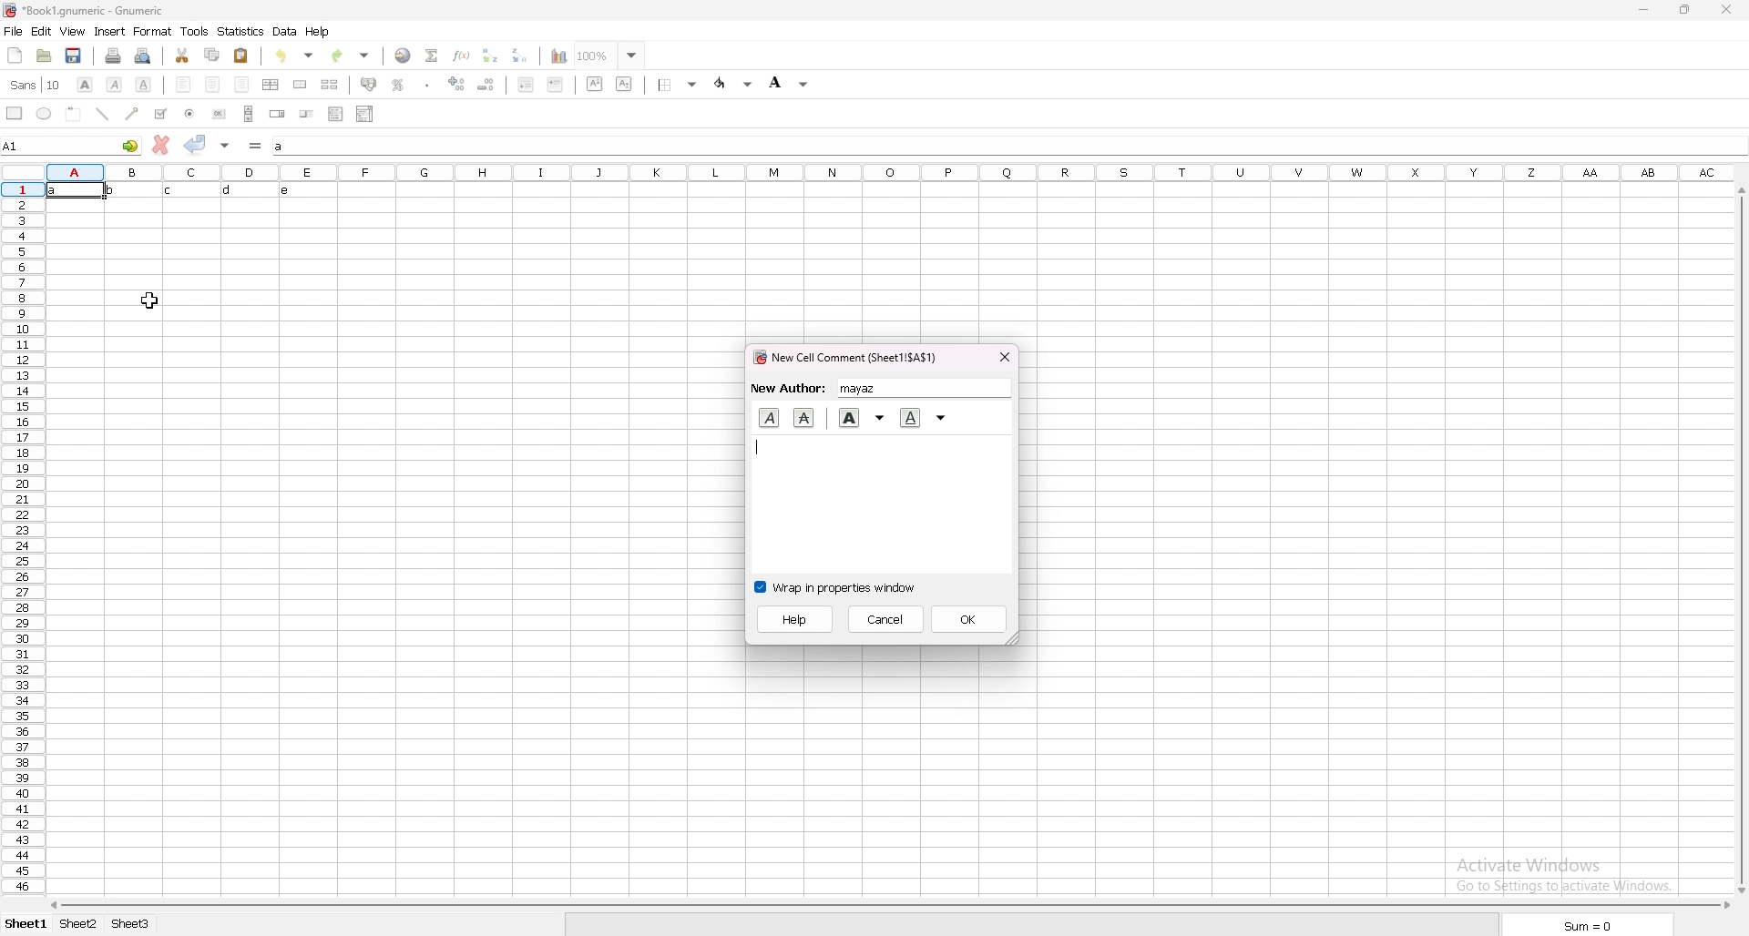 The width and height of the screenshot is (1749, 936). What do you see at coordinates (176, 191) in the screenshot?
I see `text` at bounding box center [176, 191].